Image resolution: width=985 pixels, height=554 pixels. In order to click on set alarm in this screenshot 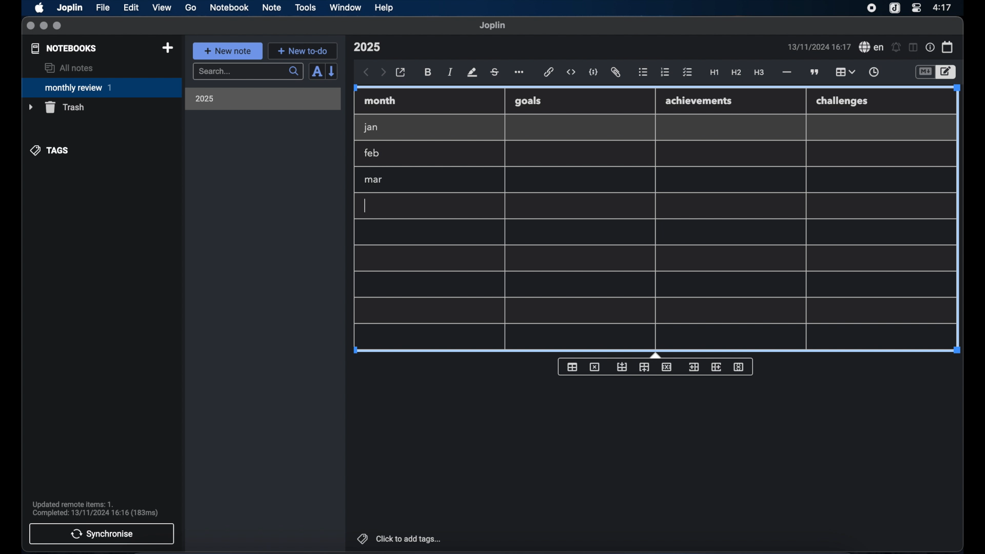, I will do `click(896, 48)`.